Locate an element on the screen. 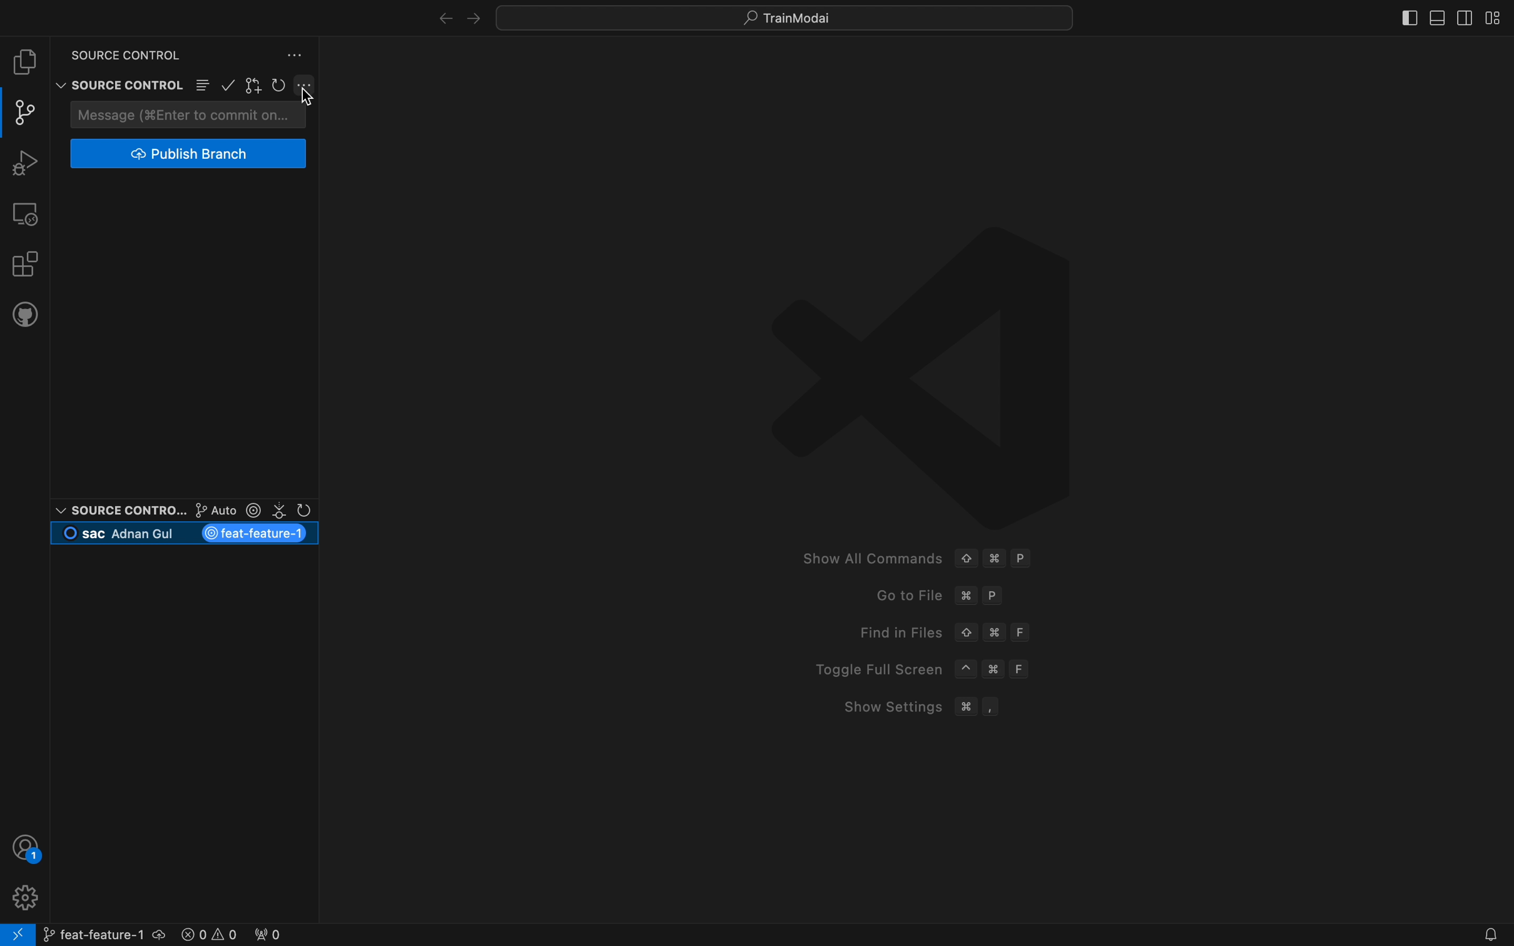 Image resolution: width=1514 pixels, height=946 pixels. current branch  is located at coordinates (186, 534).